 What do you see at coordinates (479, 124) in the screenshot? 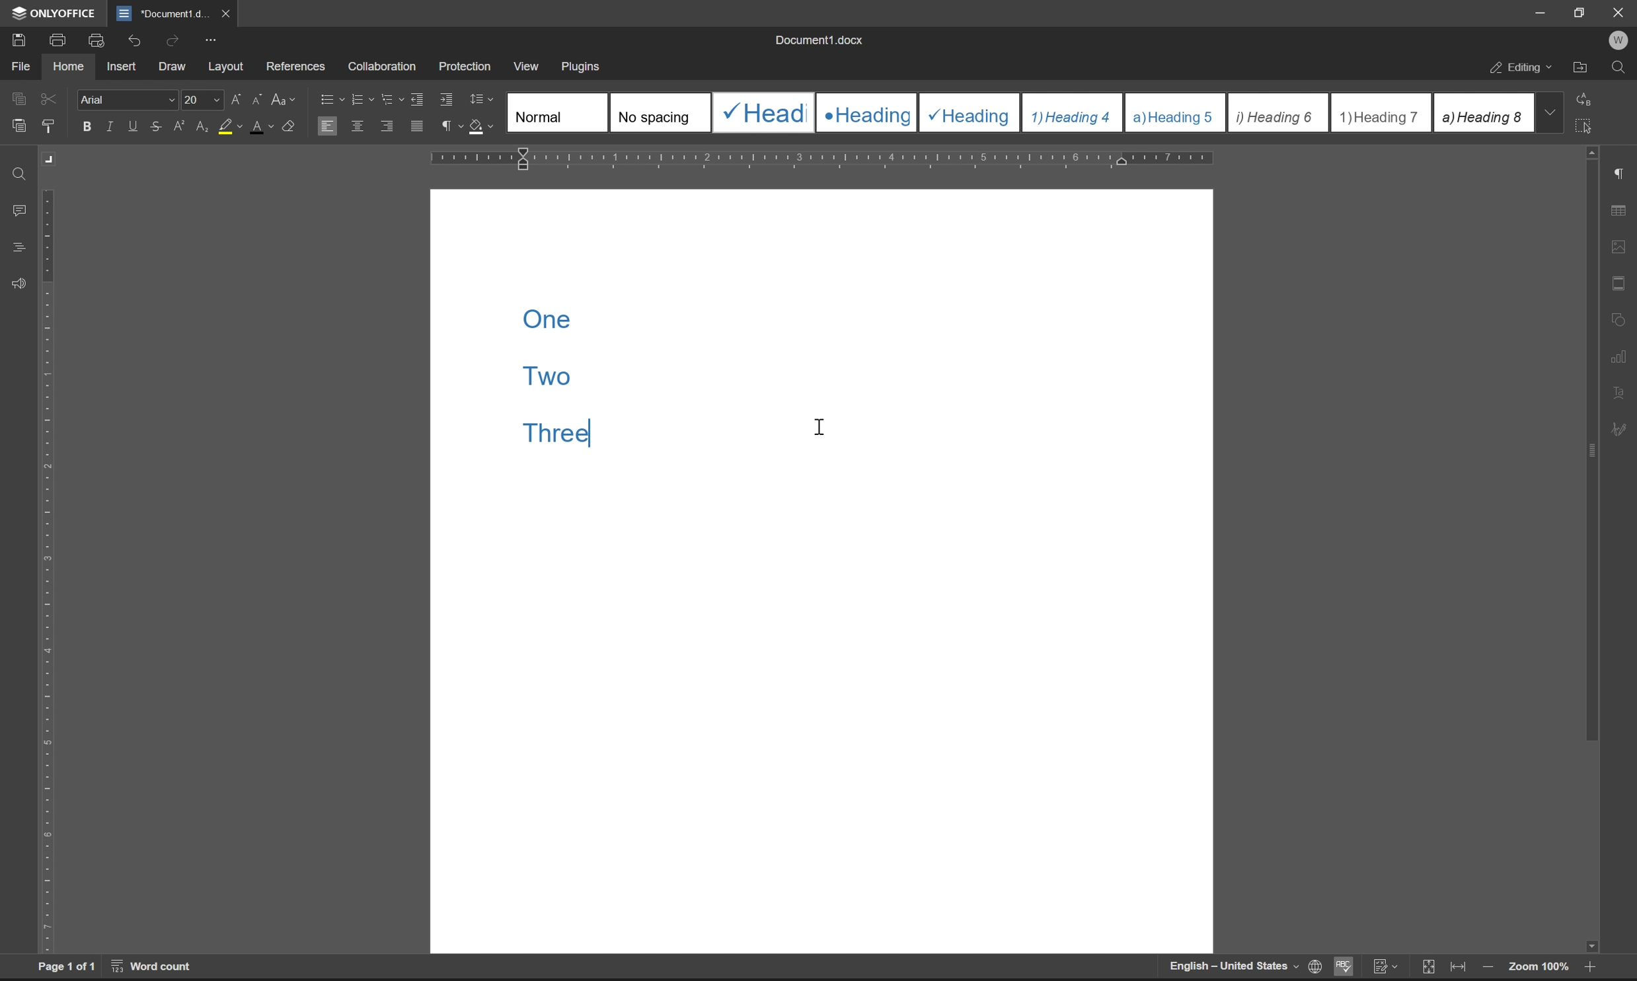
I see `shading` at bounding box center [479, 124].